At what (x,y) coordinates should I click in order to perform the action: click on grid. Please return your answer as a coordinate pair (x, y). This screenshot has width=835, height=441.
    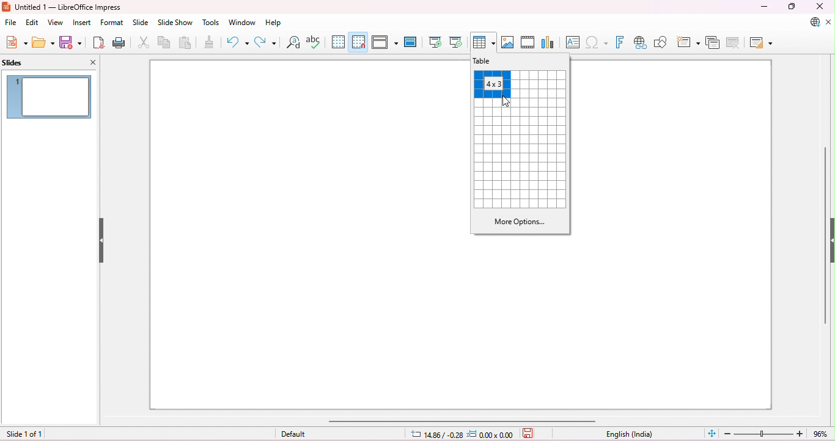
    Looking at the image, I should click on (338, 41).